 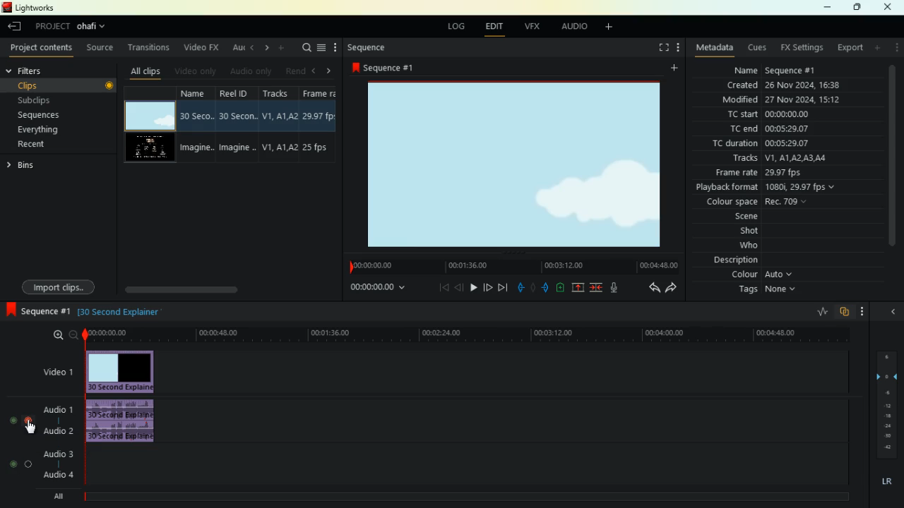 I want to click on fps, so click(x=319, y=125).